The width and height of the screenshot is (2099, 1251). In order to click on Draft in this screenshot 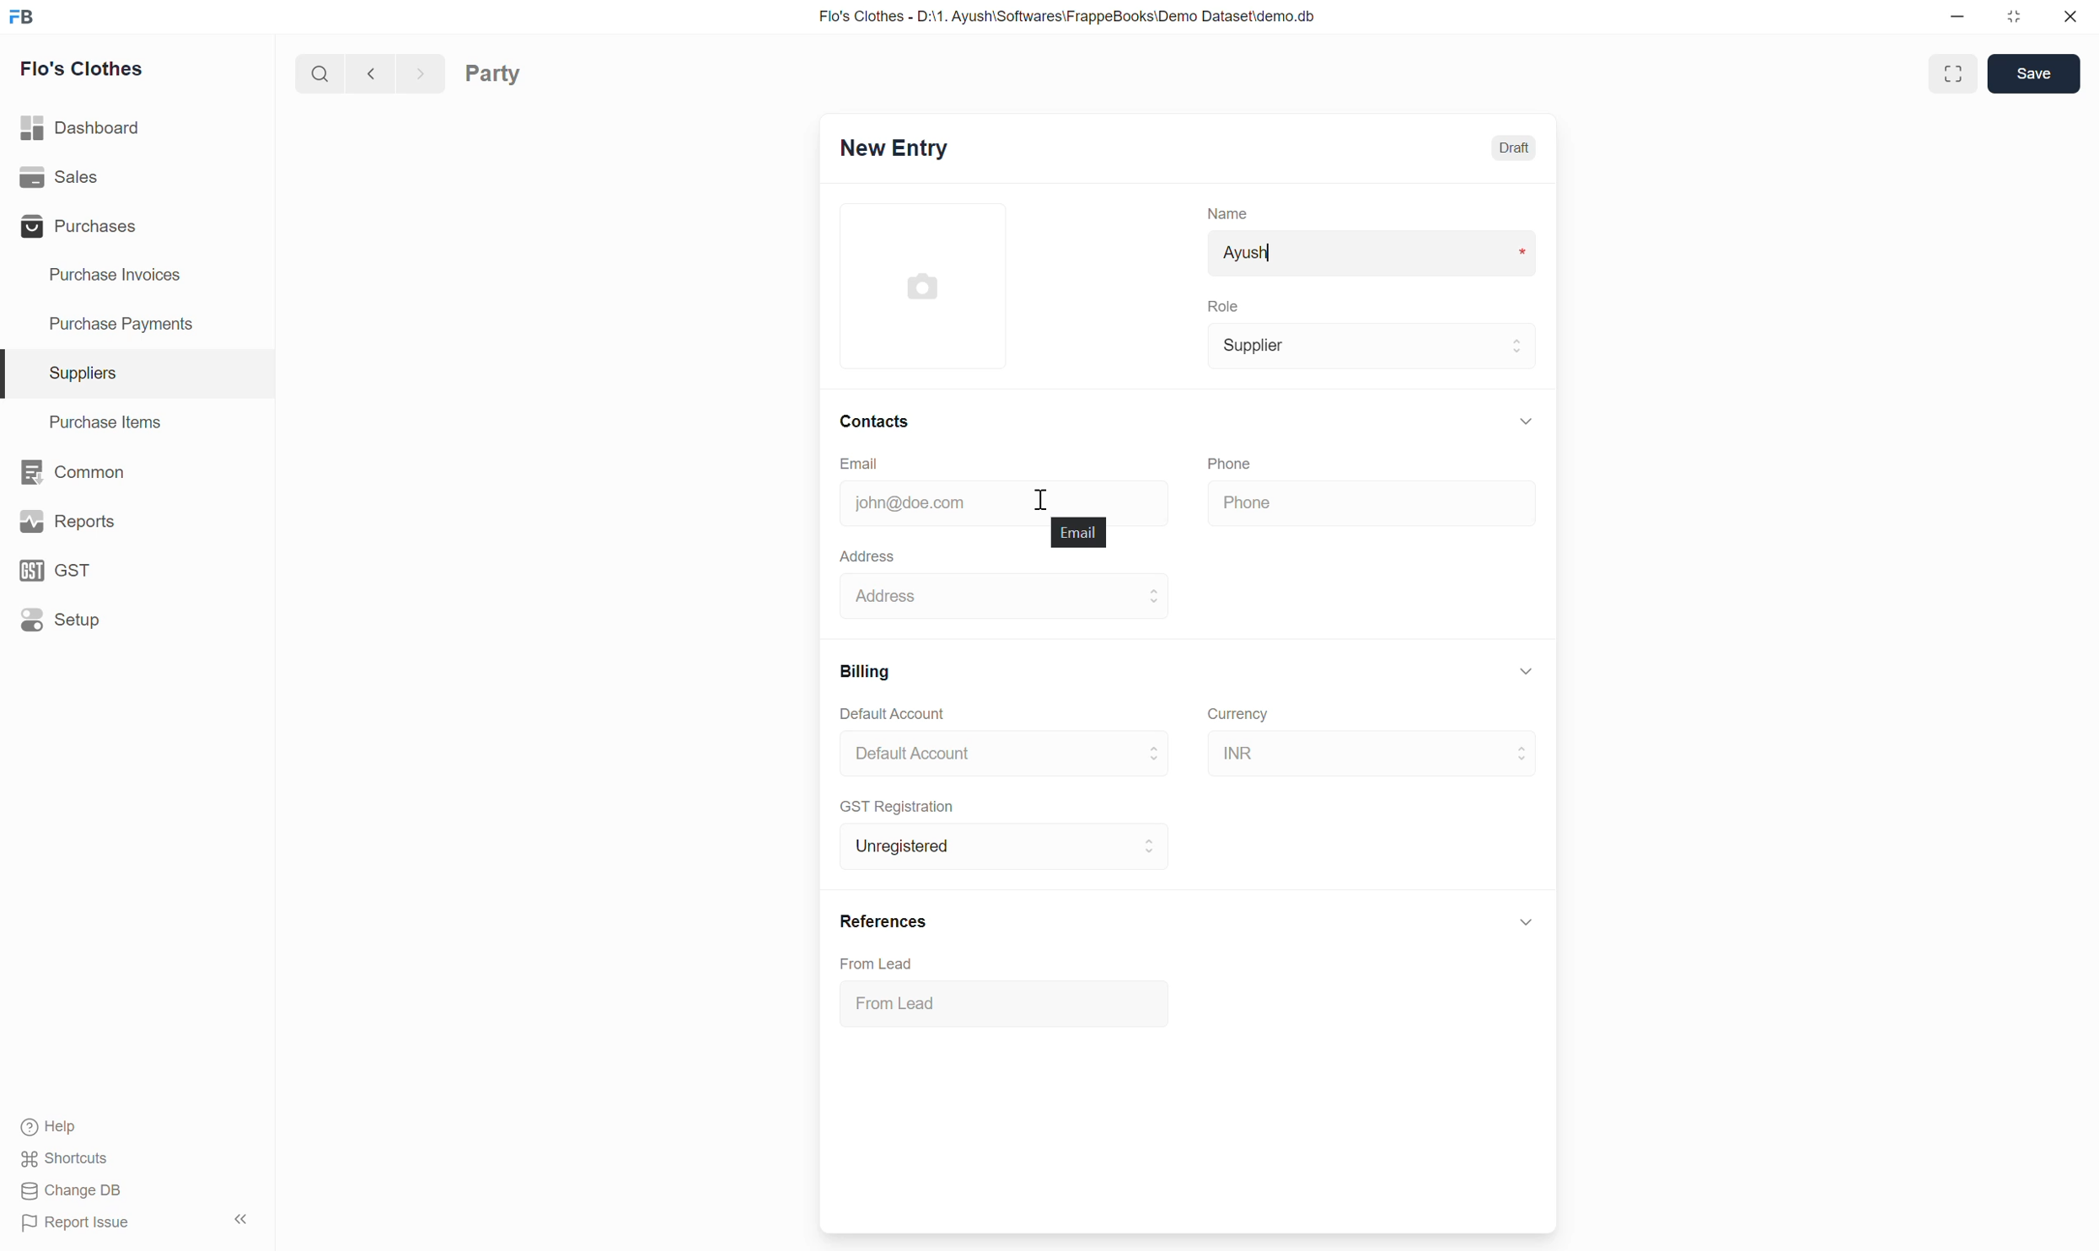, I will do `click(1513, 148)`.